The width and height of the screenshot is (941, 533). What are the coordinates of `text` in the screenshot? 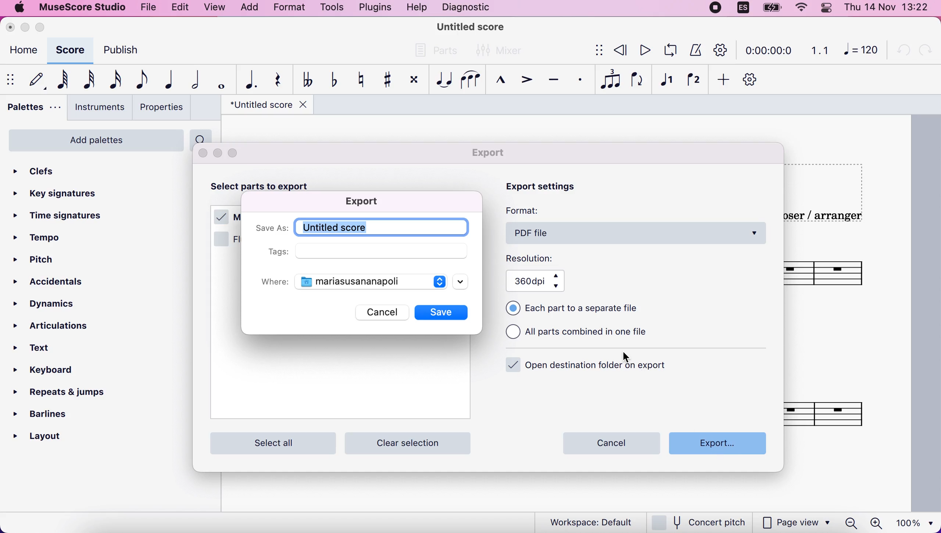 It's located at (45, 350).